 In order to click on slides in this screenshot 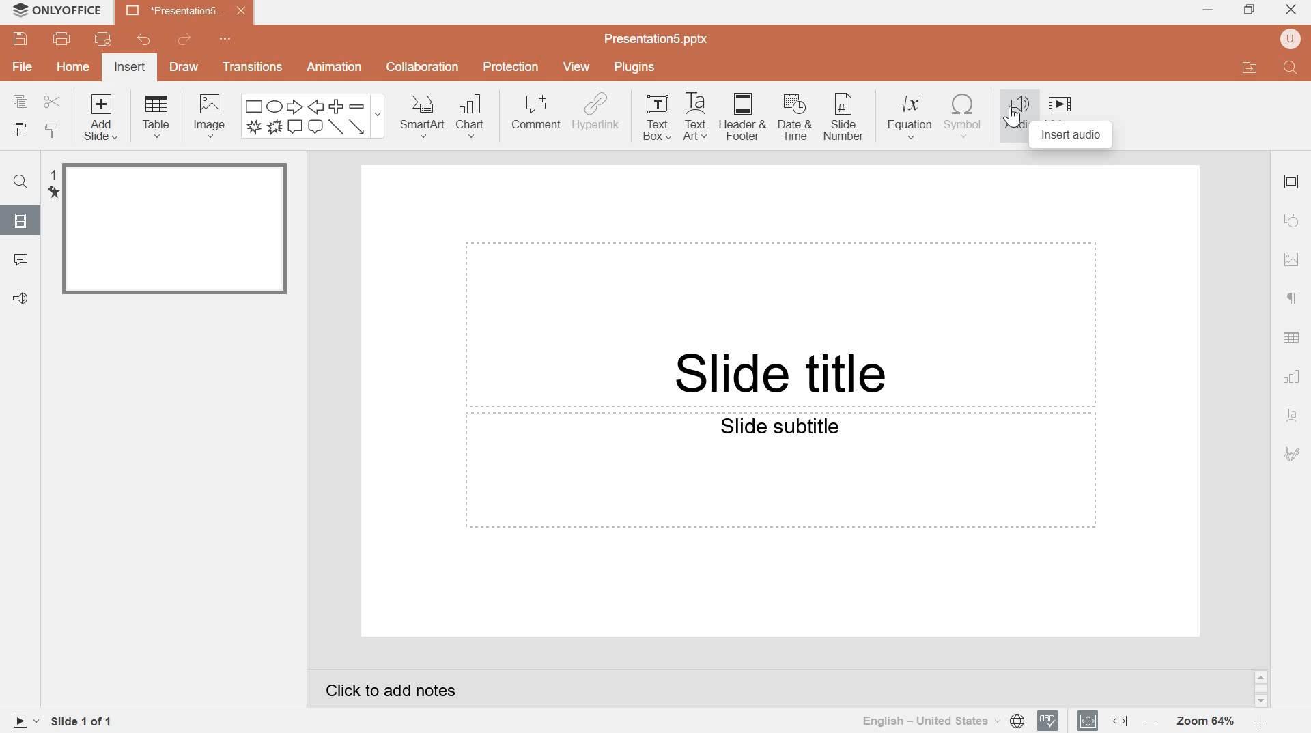, I will do `click(18, 220)`.